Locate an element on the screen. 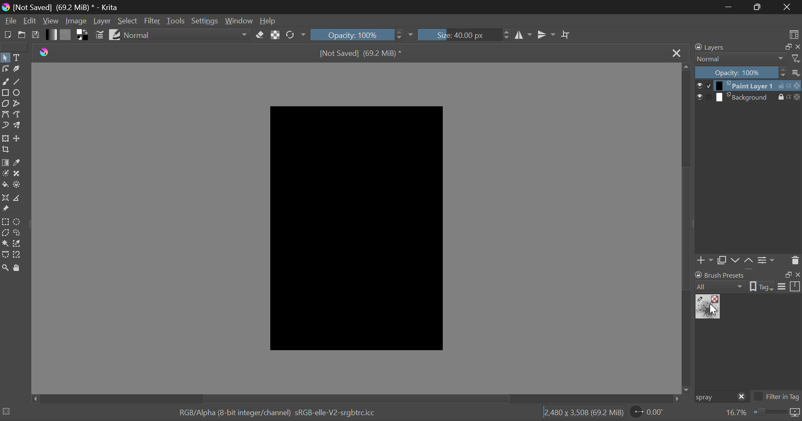  Dynamic Brush is located at coordinates (5, 125).